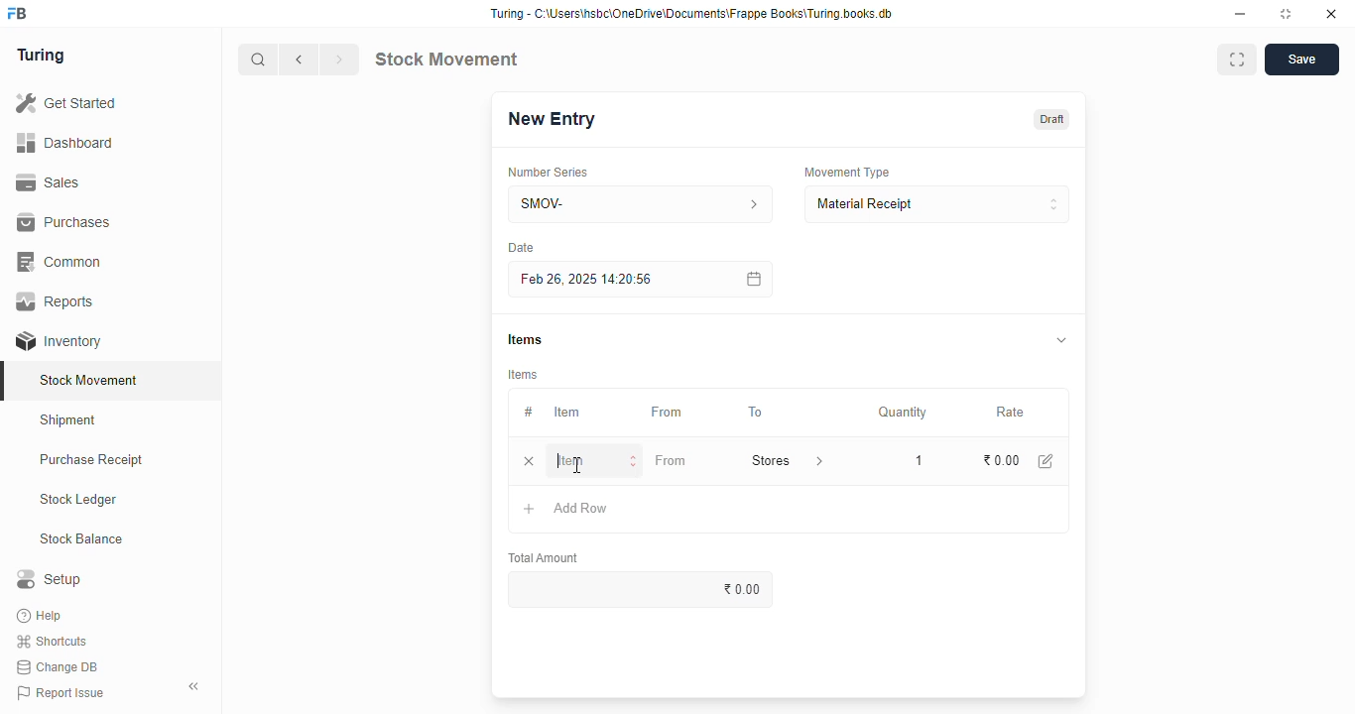 This screenshot has width=1355, height=714. What do you see at coordinates (936, 204) in the screenshot?
I see `material receipt` at bounding box center [936, 204].